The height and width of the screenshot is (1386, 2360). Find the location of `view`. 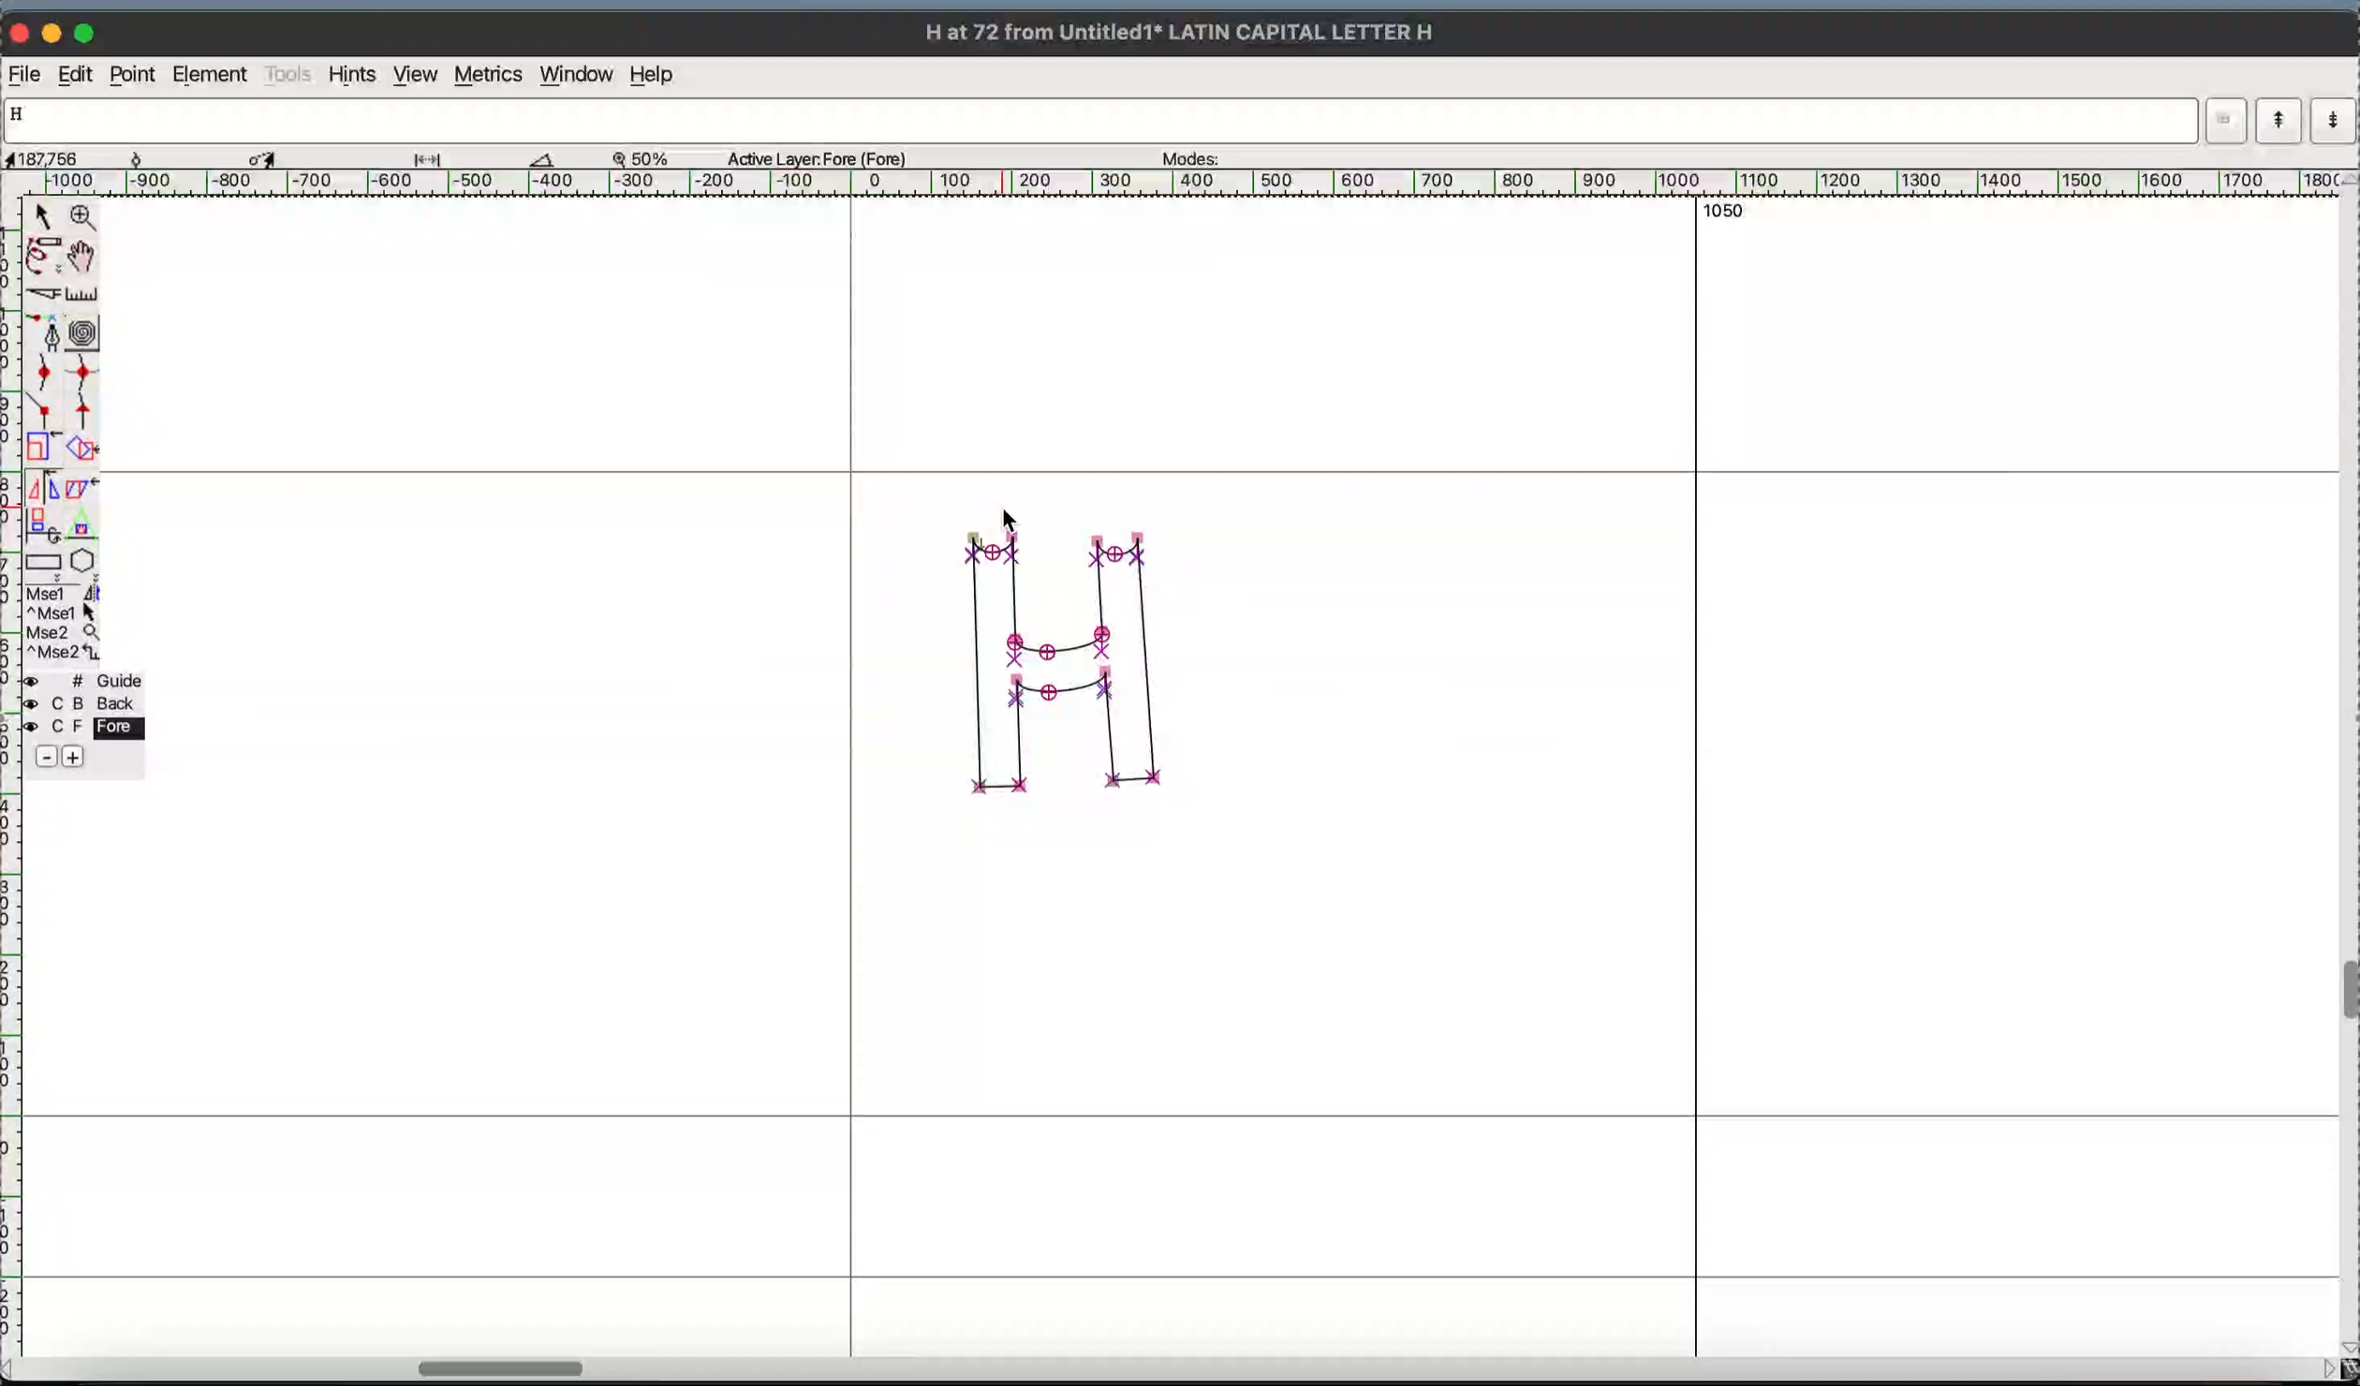

view is located at coordinates (412, 75).